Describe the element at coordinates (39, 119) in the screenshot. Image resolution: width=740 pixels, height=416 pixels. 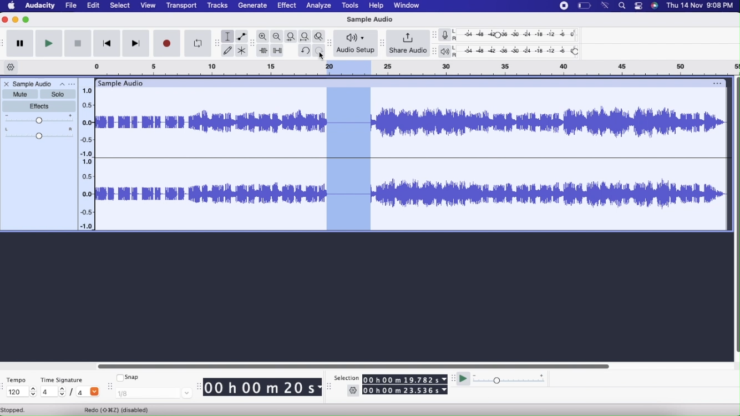
I see `Gain Slider` at that location.